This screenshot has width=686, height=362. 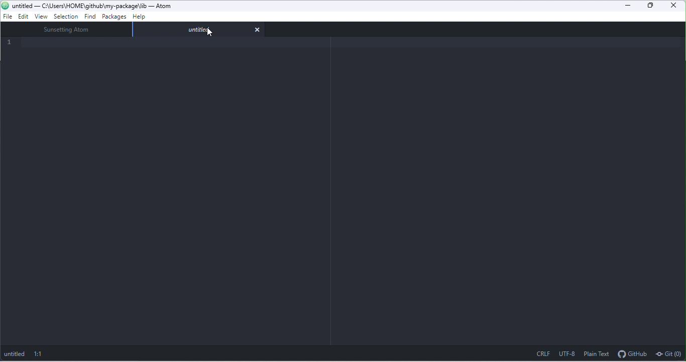 I want to click on cursor, so click(x=212, y=32).